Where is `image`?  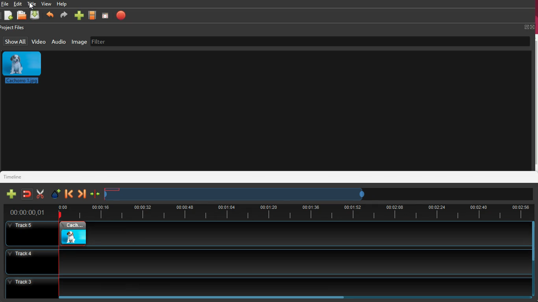
image is located at coordinates (80, 42).